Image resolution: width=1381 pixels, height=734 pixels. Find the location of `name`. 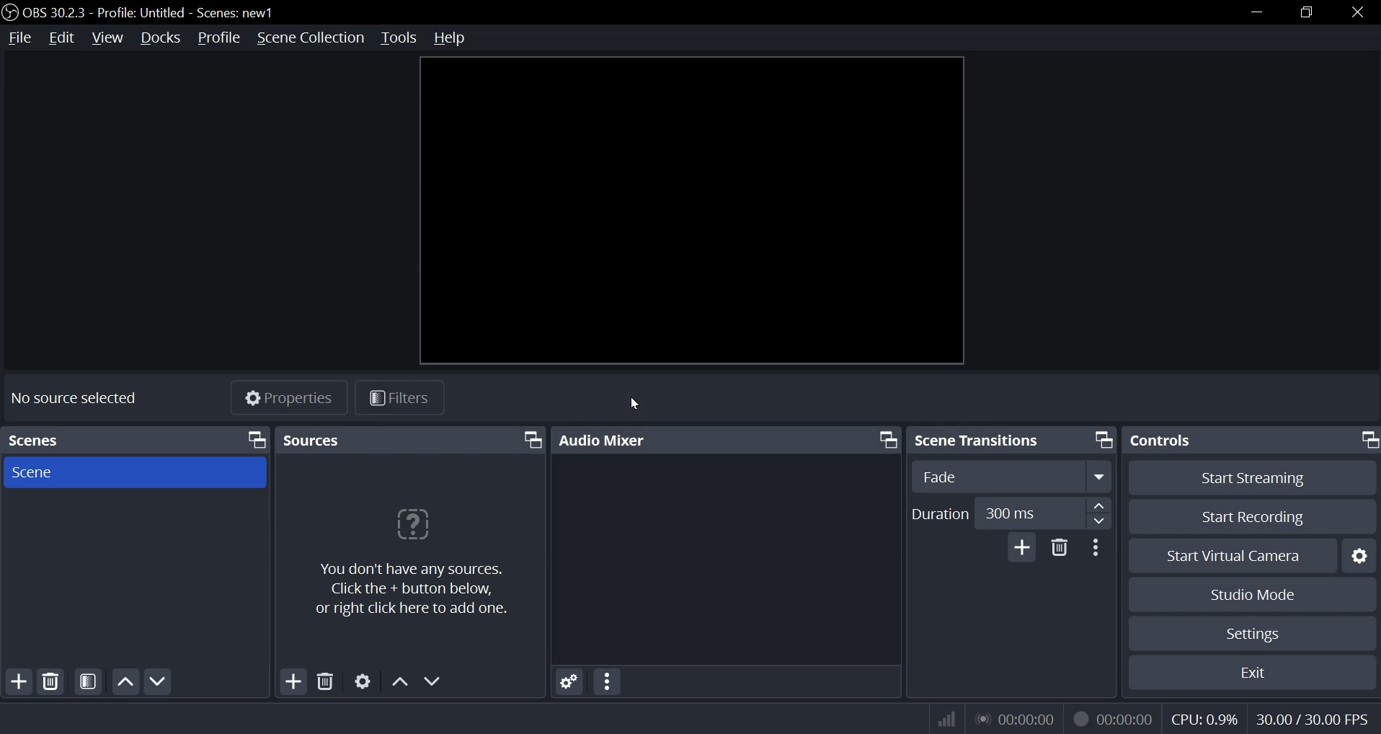

name is located at coordinates (240, 14).